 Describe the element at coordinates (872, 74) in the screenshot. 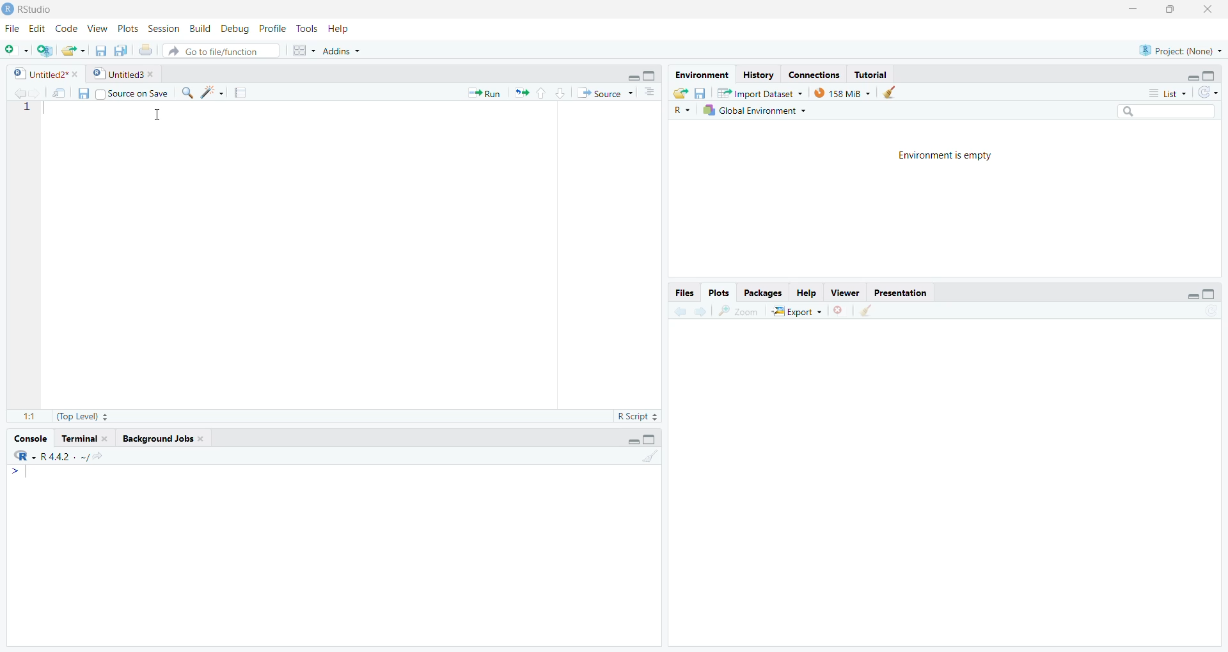

I see `Tutorial` at that location.